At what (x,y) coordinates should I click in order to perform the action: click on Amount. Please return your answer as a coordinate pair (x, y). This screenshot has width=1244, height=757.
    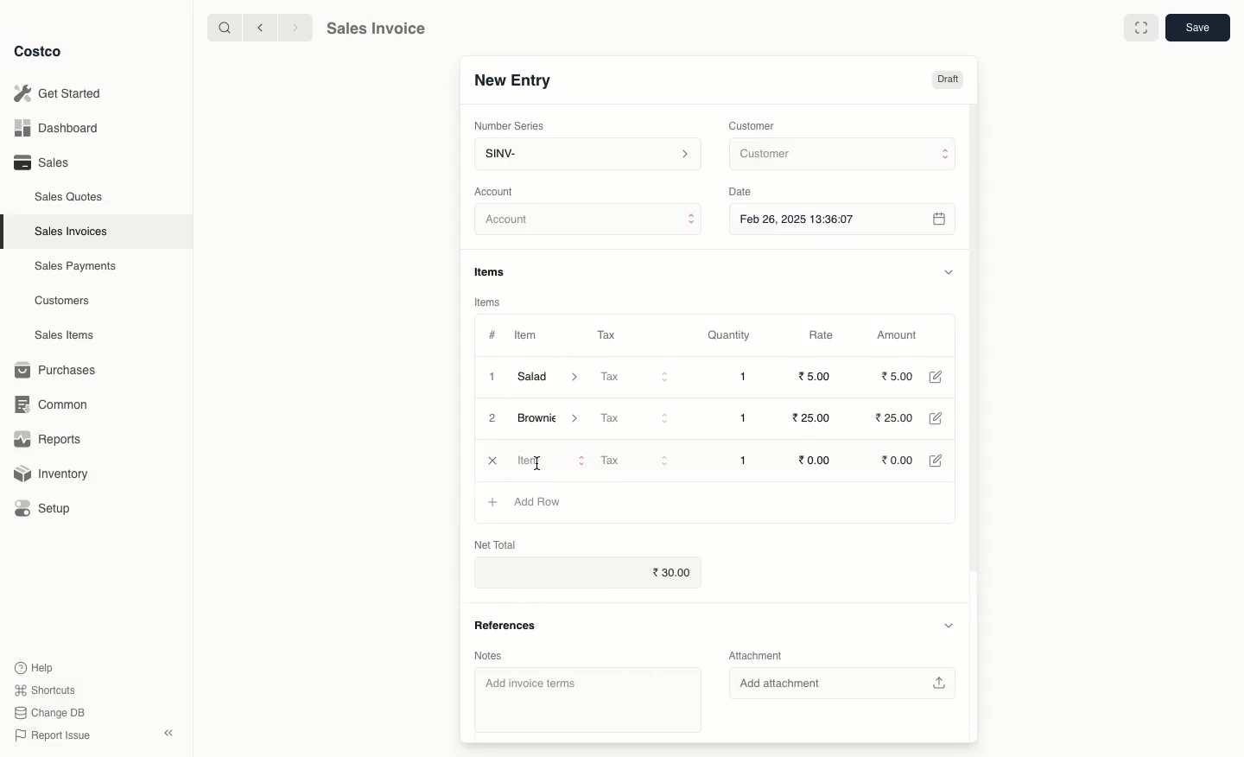
    Looking at the image, I should click on (902, 335).